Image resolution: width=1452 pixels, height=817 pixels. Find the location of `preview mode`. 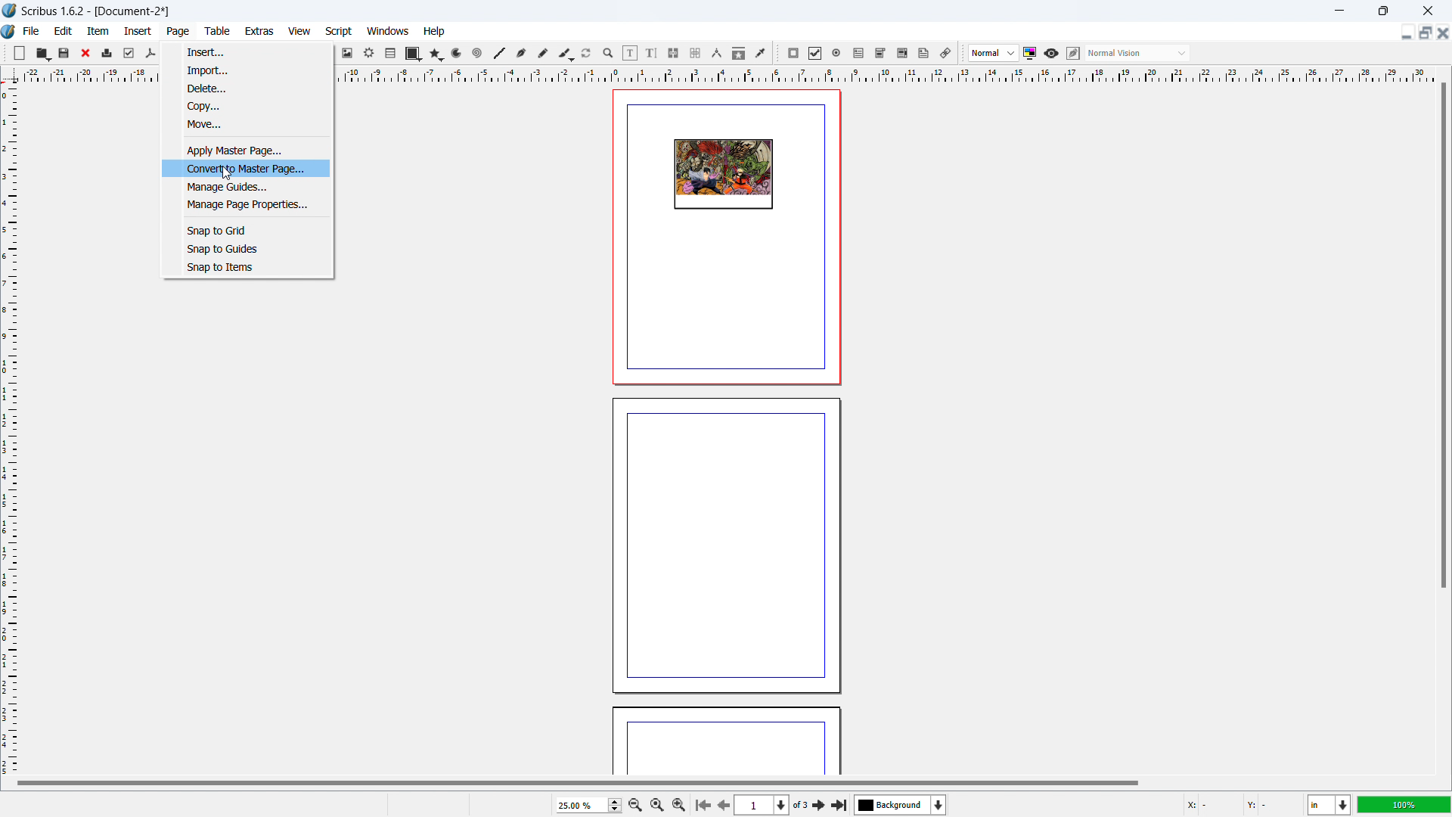

preview mode is located at coordinates (1051, 54).